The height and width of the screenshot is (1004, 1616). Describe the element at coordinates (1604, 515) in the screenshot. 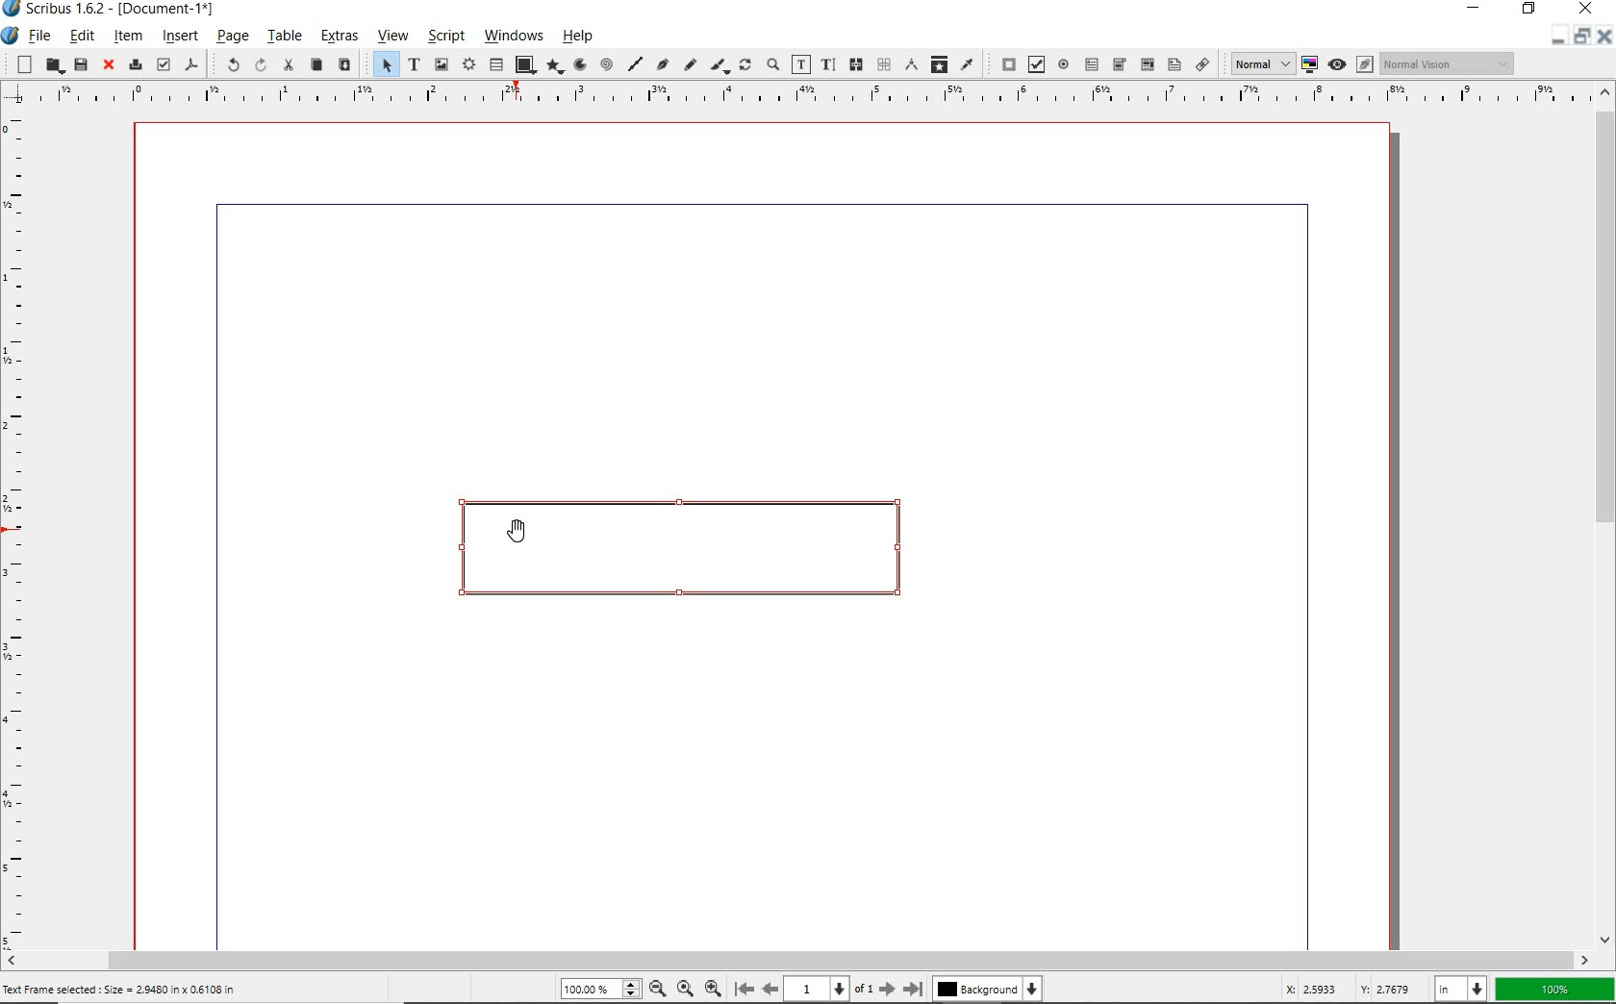

I see `scrollbar` at that location.